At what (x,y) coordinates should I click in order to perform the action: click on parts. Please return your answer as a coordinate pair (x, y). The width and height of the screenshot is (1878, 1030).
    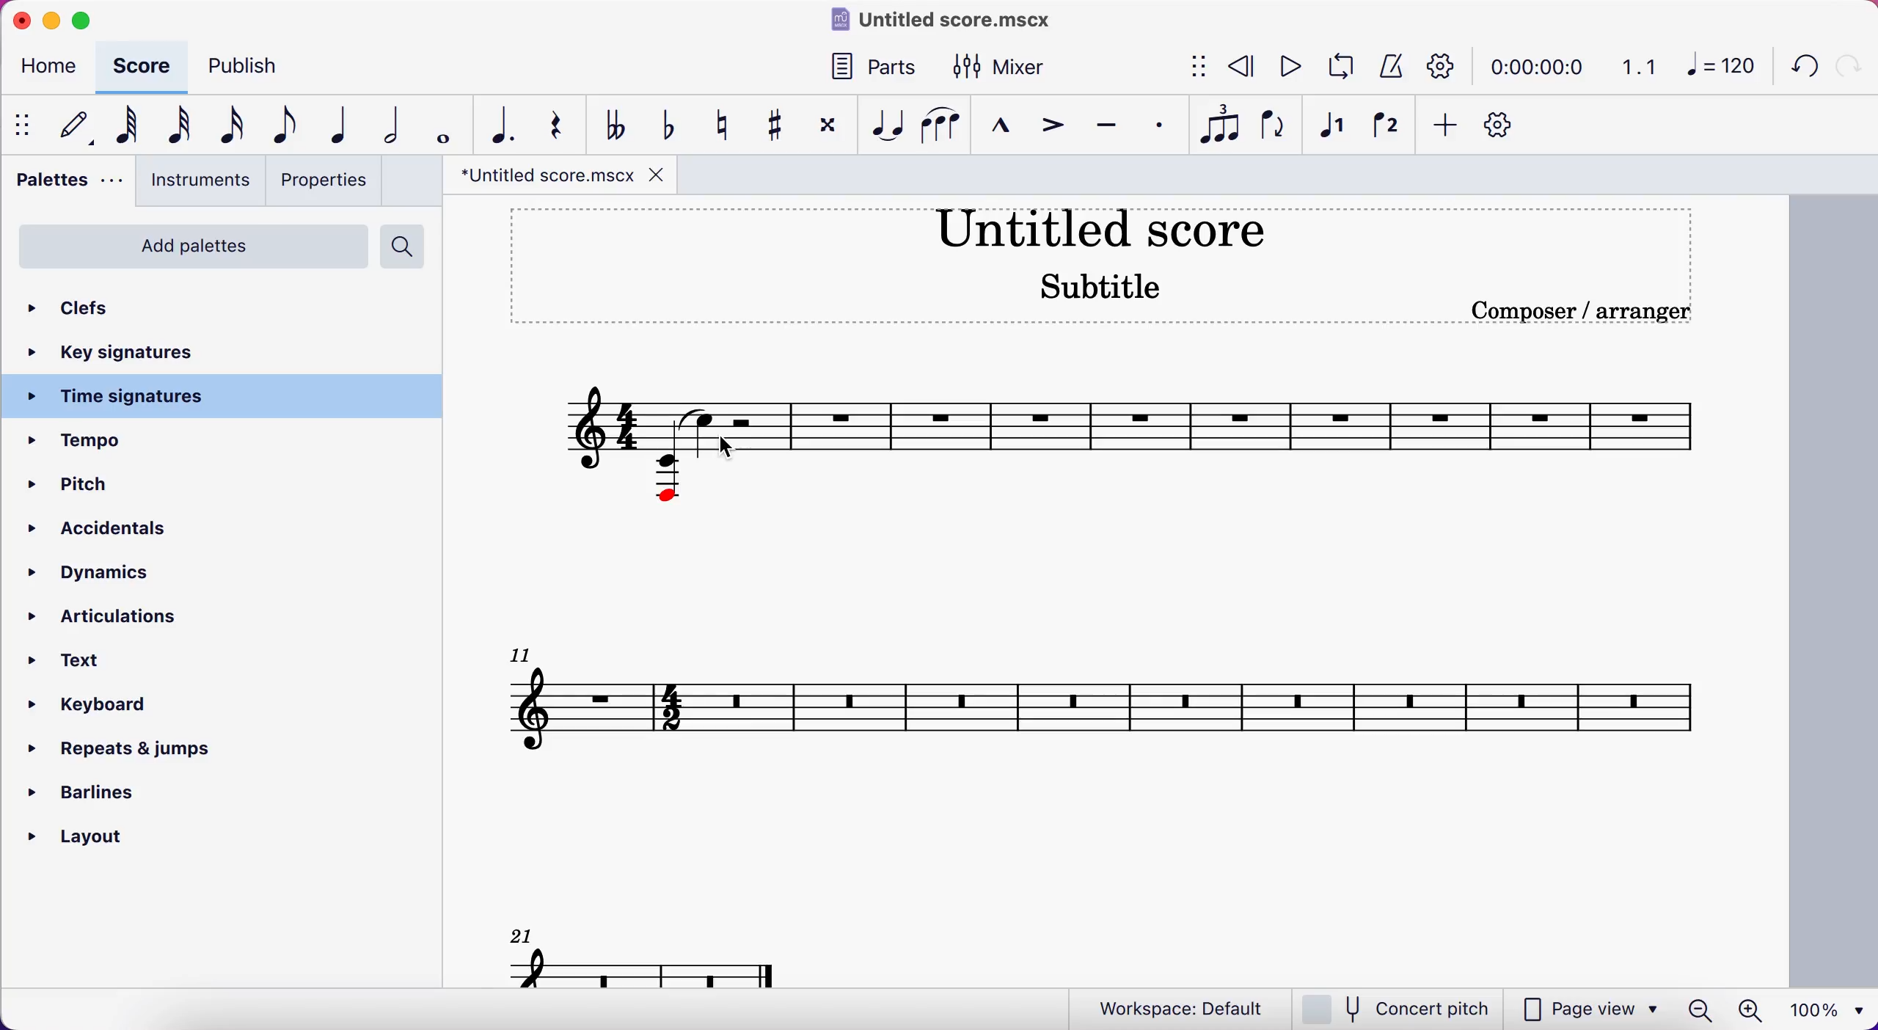
    Looking at the image, I should click on (884, 70).